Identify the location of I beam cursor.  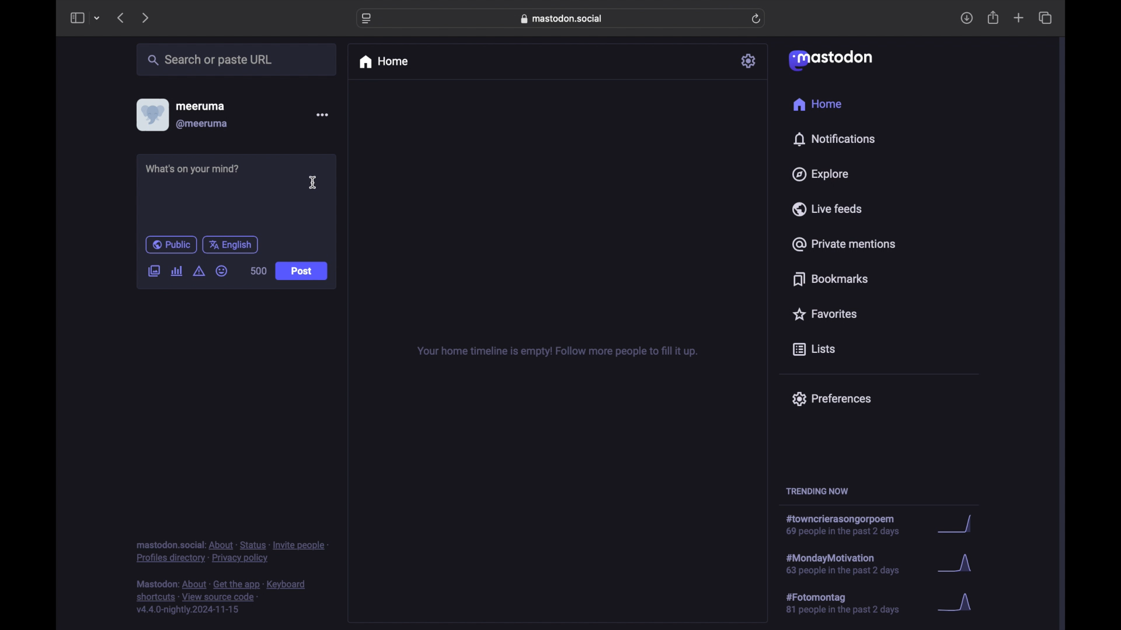
(313, 183).